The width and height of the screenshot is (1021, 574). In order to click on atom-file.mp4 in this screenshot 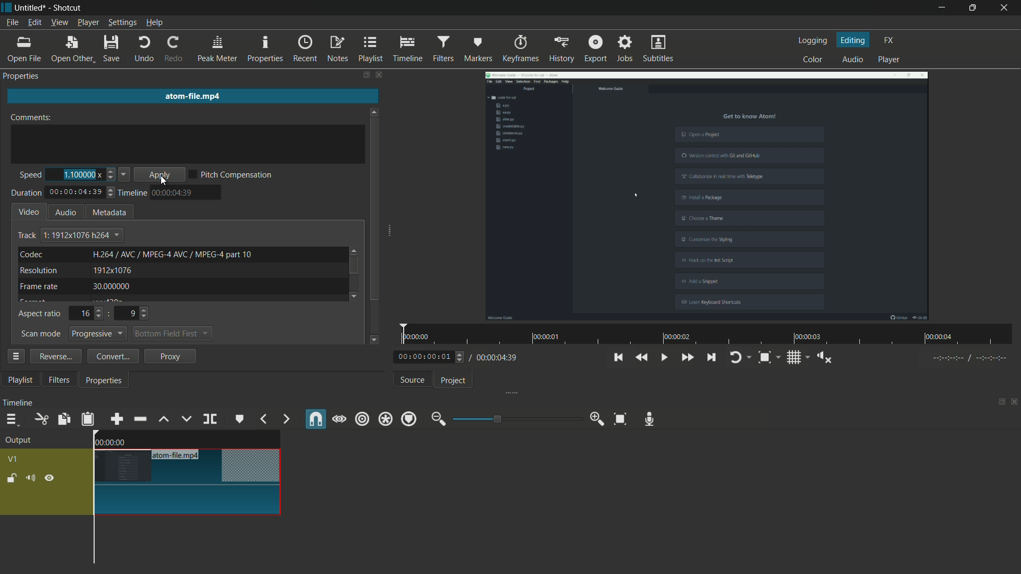, I will do `click(179, 455)`.